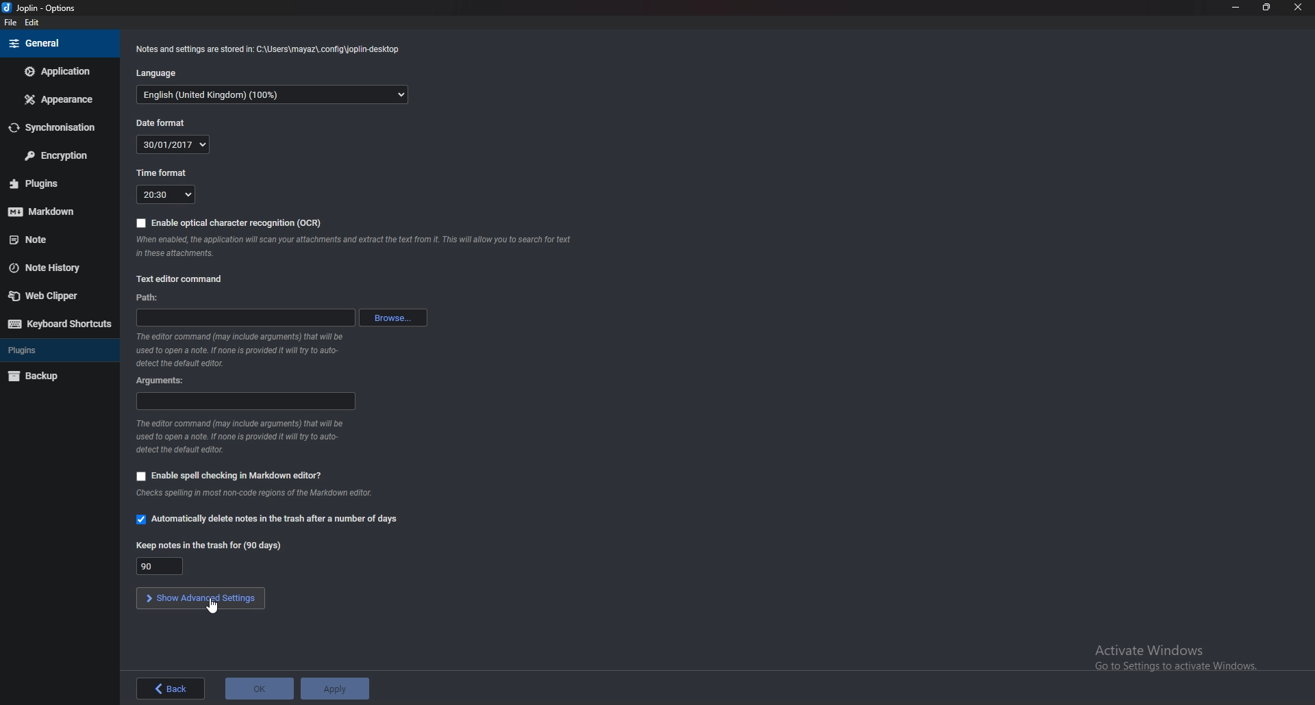  Describe the element at coordinates (163, 382) in the screenshot. I see `Arguments` at that location.